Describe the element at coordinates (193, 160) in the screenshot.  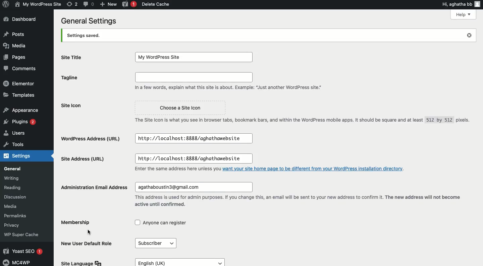
I see `http://localhost:8888/aghathawebsite` at that location.